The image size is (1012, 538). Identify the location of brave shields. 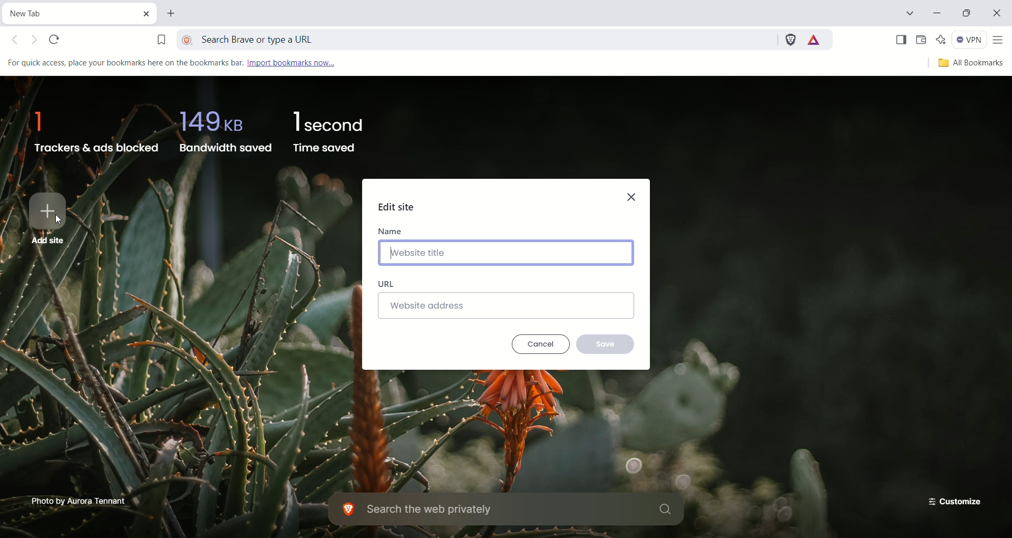
(790, 38).